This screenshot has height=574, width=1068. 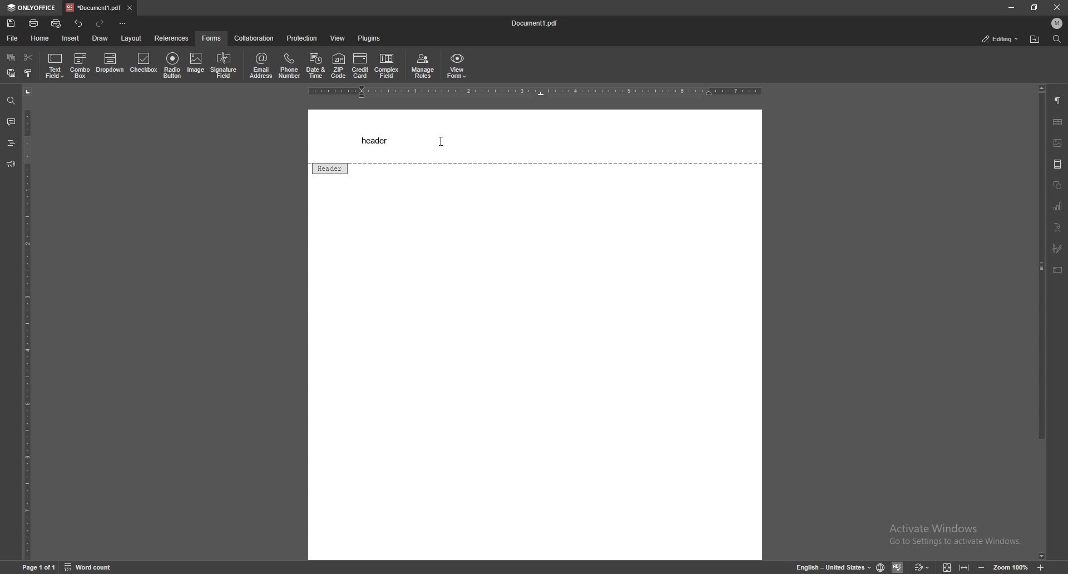 I want to click on header , so click(x=376, y=140).